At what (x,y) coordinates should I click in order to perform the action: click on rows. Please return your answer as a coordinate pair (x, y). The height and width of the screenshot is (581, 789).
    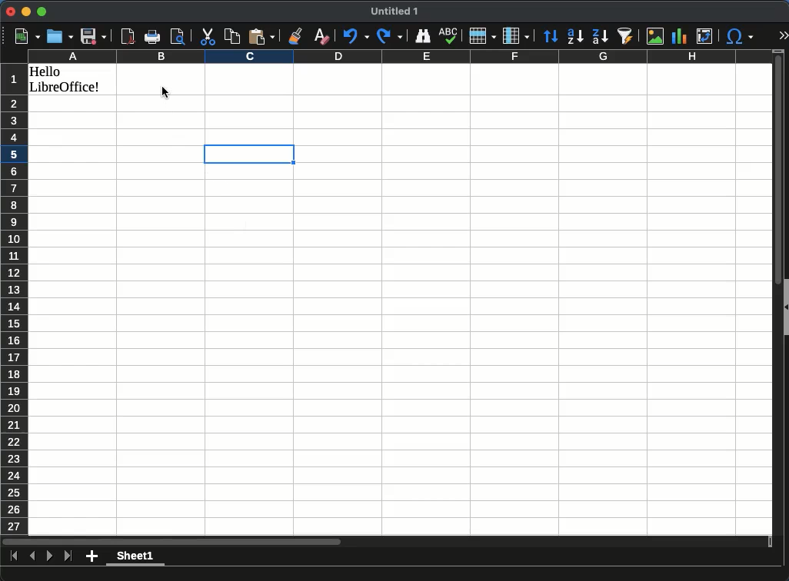
    Looking at the image, I should click on (483, 35).